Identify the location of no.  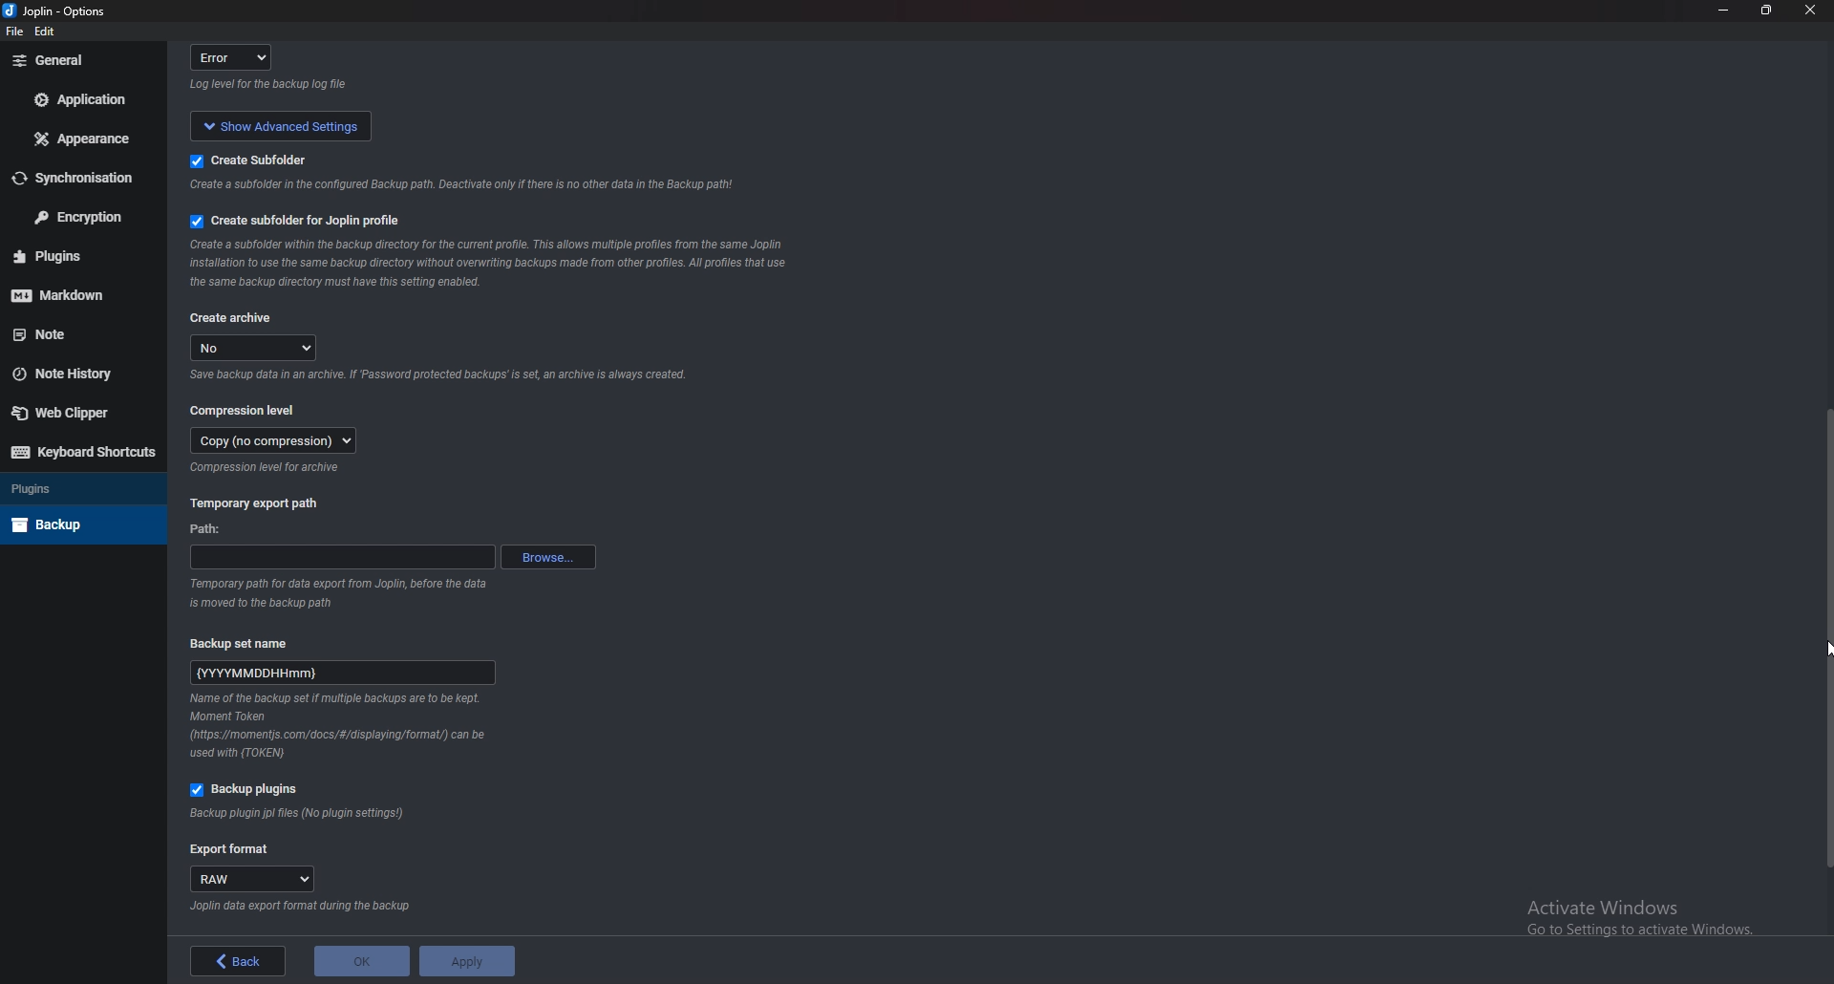
(256, 348).